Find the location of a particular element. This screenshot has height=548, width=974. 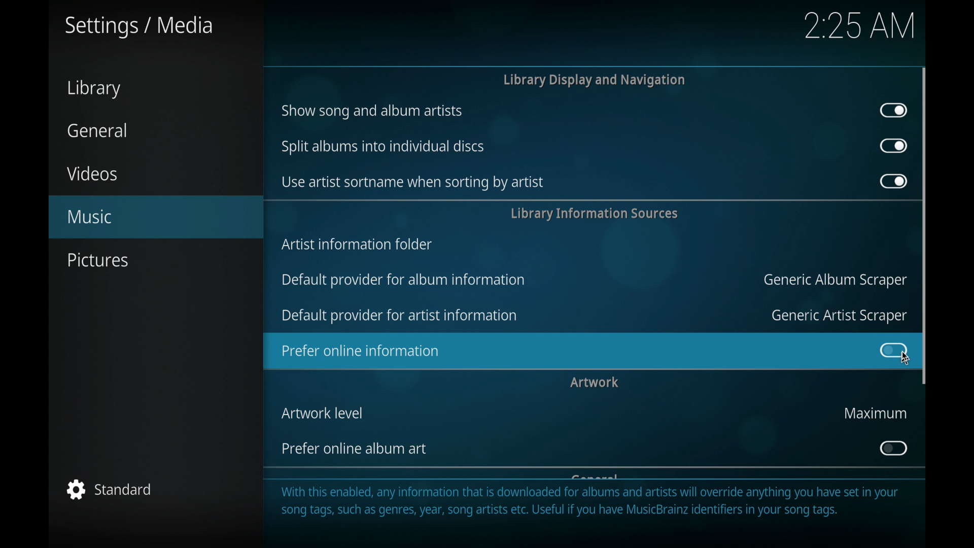

default provider for album information is located at coordinates (405, 281).